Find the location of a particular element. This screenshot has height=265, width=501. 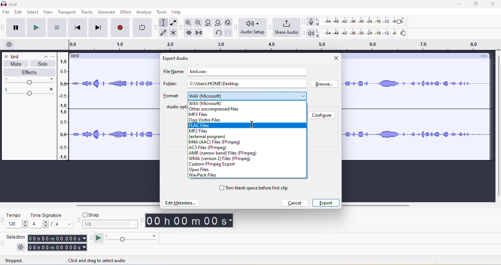

transport is located at coordinates (67, 12).